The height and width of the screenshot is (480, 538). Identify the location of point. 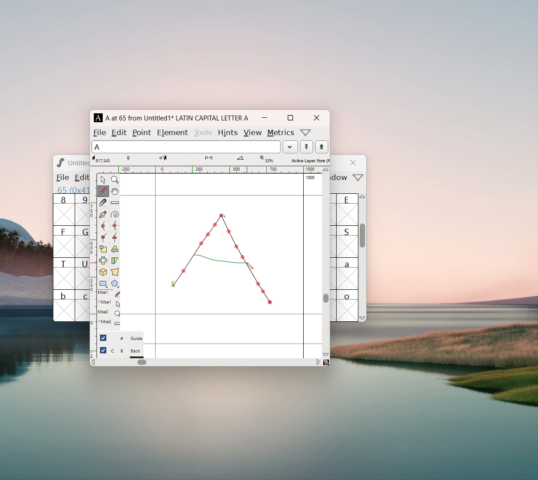
(143, 132).